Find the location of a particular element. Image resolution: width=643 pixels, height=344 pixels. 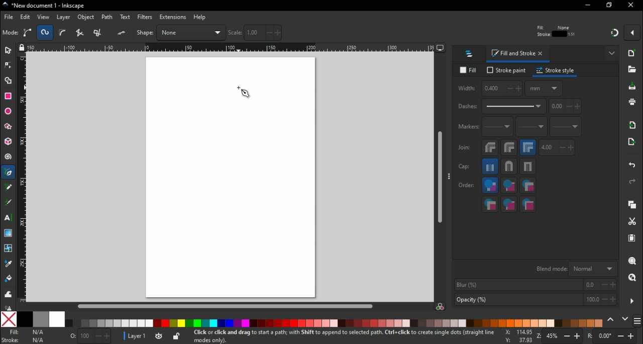

pen tool is located at coordinates (9, 176).